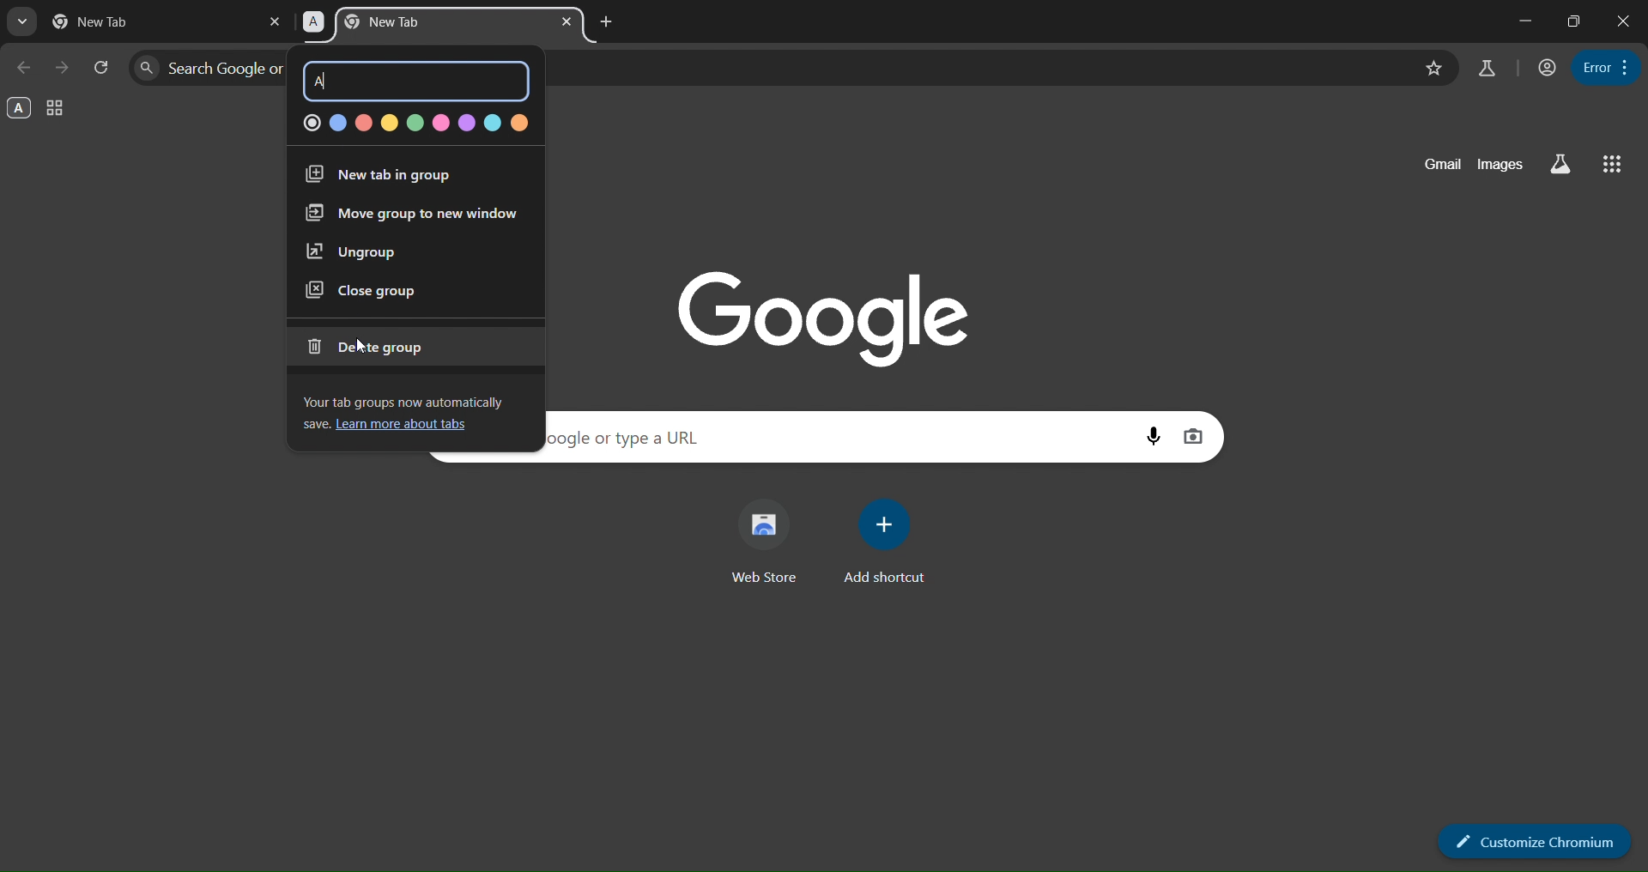 This screenshot has height=872, width=1648. What do you see at coordinates (1431, 68) in the screenshot?
I see `bookmark page` at bounding box center [1431, 68].